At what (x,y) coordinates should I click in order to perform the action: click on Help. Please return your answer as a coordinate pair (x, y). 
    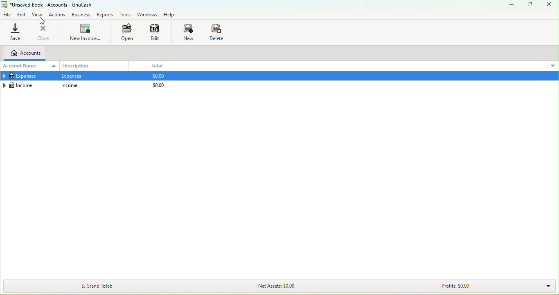
    Looking at the image, I should click on (170, 15).